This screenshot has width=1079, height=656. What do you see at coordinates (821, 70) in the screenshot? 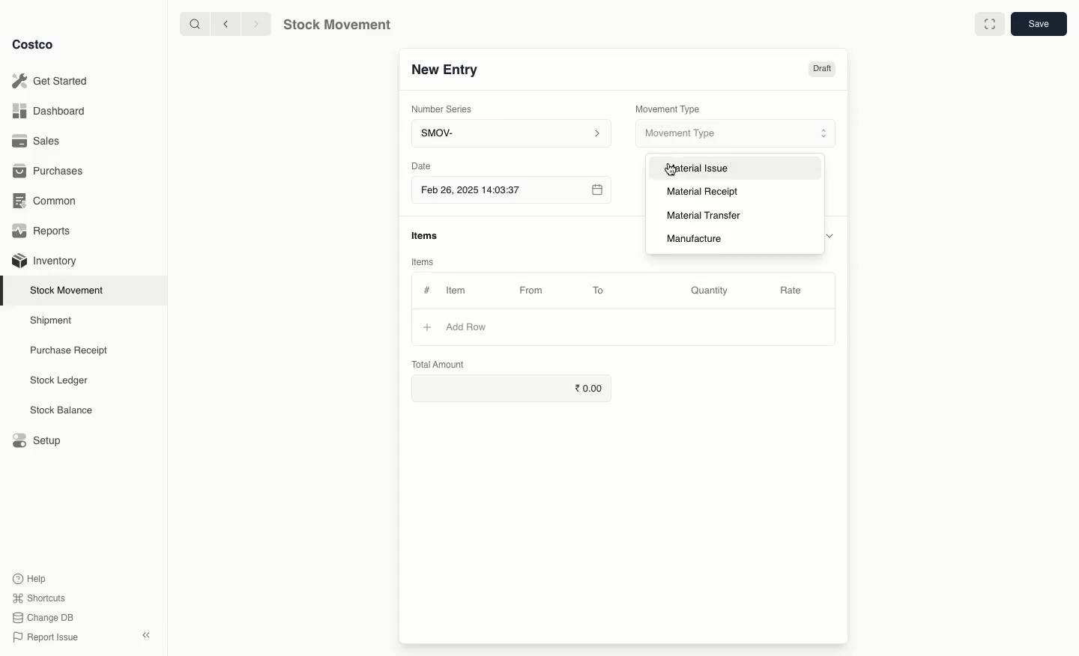
I see `Draft` at bounding box center [821, 70].